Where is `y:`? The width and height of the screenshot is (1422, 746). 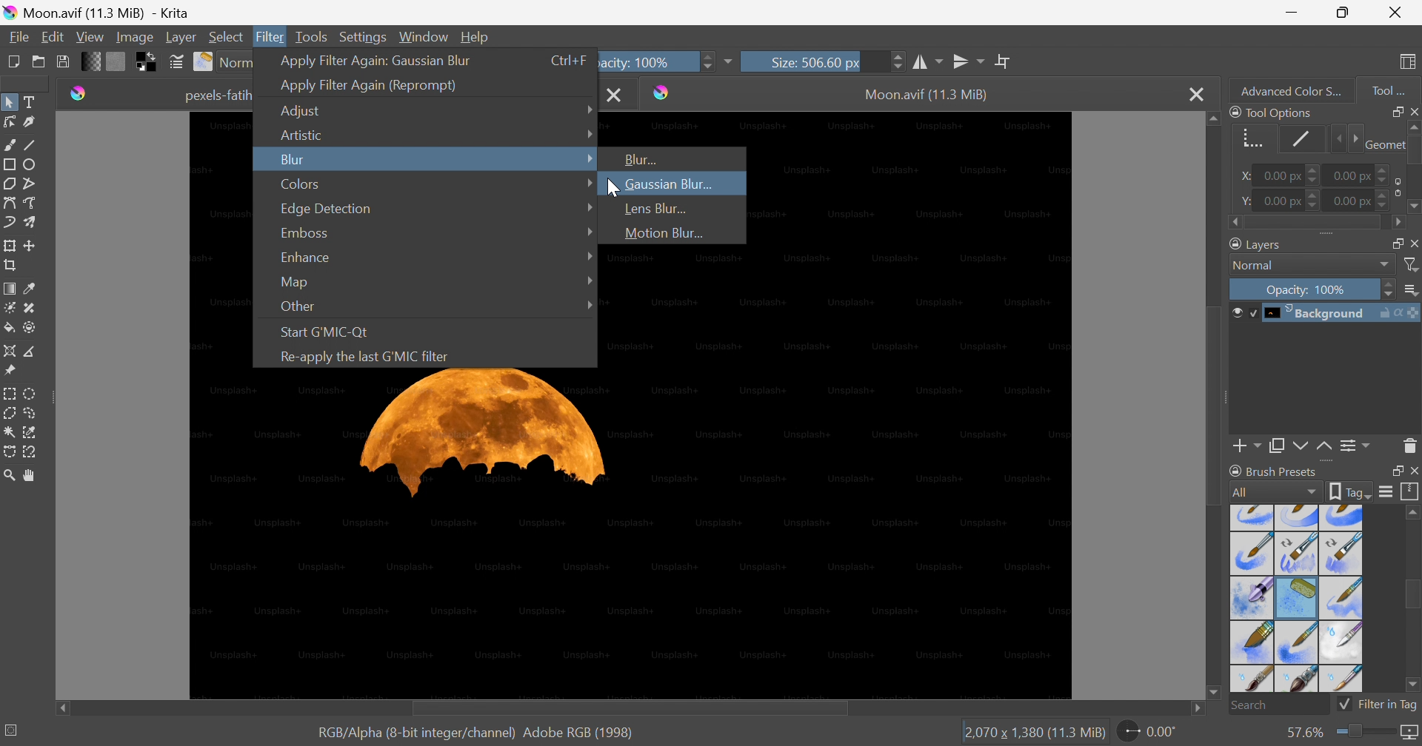 y: is located at coordinates (1244, 201).